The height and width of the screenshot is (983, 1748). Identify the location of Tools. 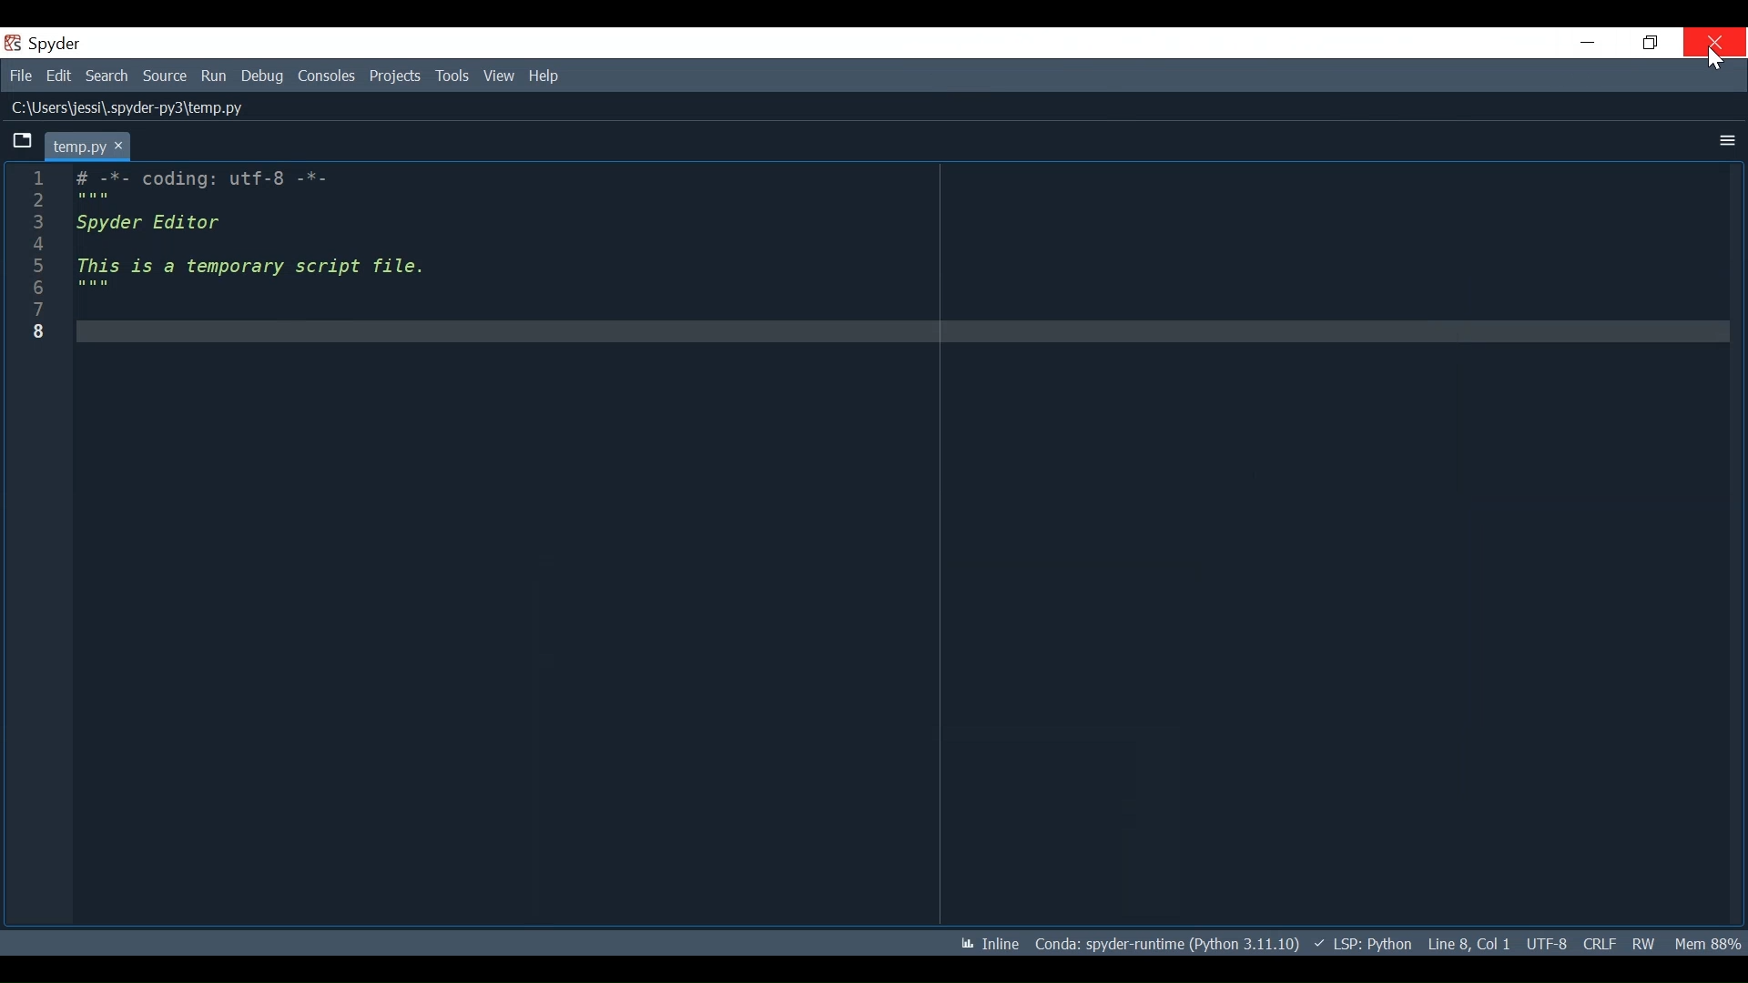
(452, 76).